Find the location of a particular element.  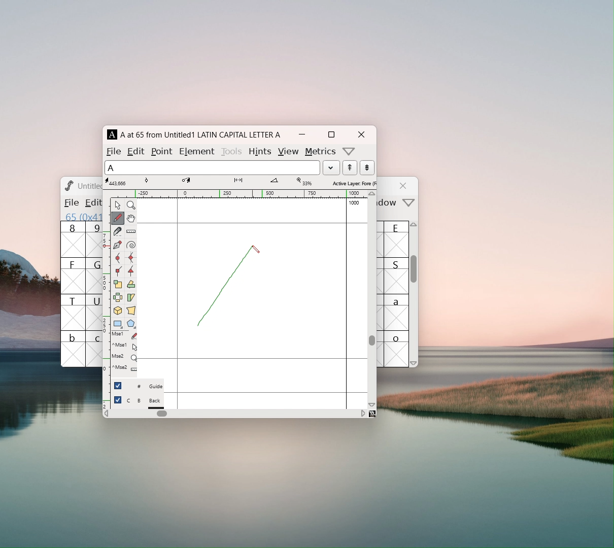

c is located at coordinates (94, 349).